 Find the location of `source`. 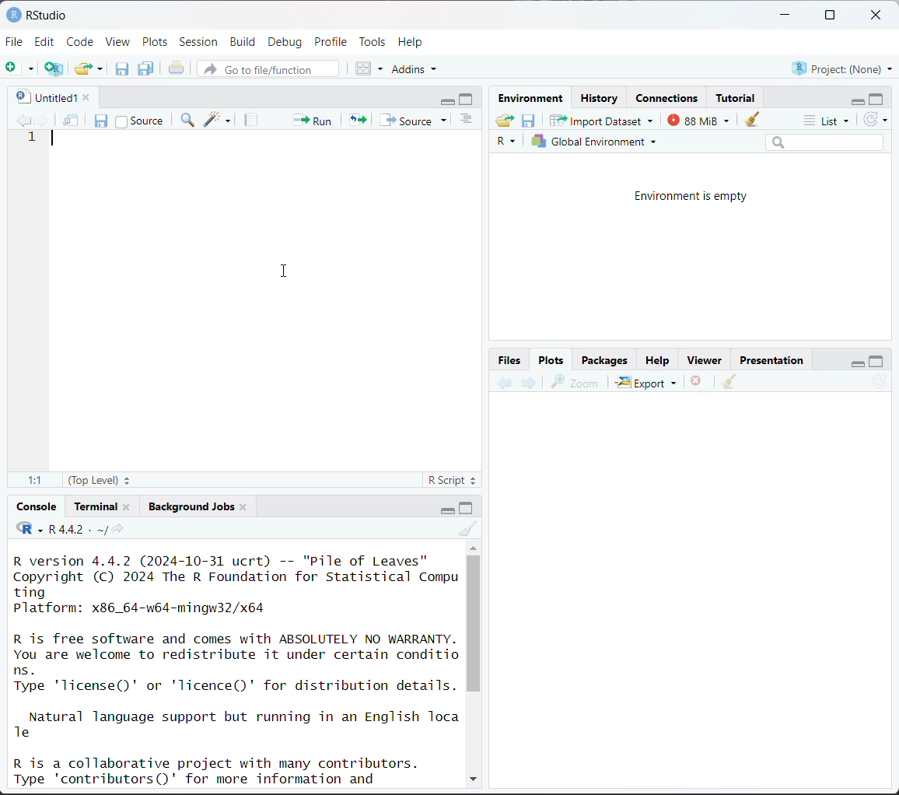

source is located at coordinates (139, 120).